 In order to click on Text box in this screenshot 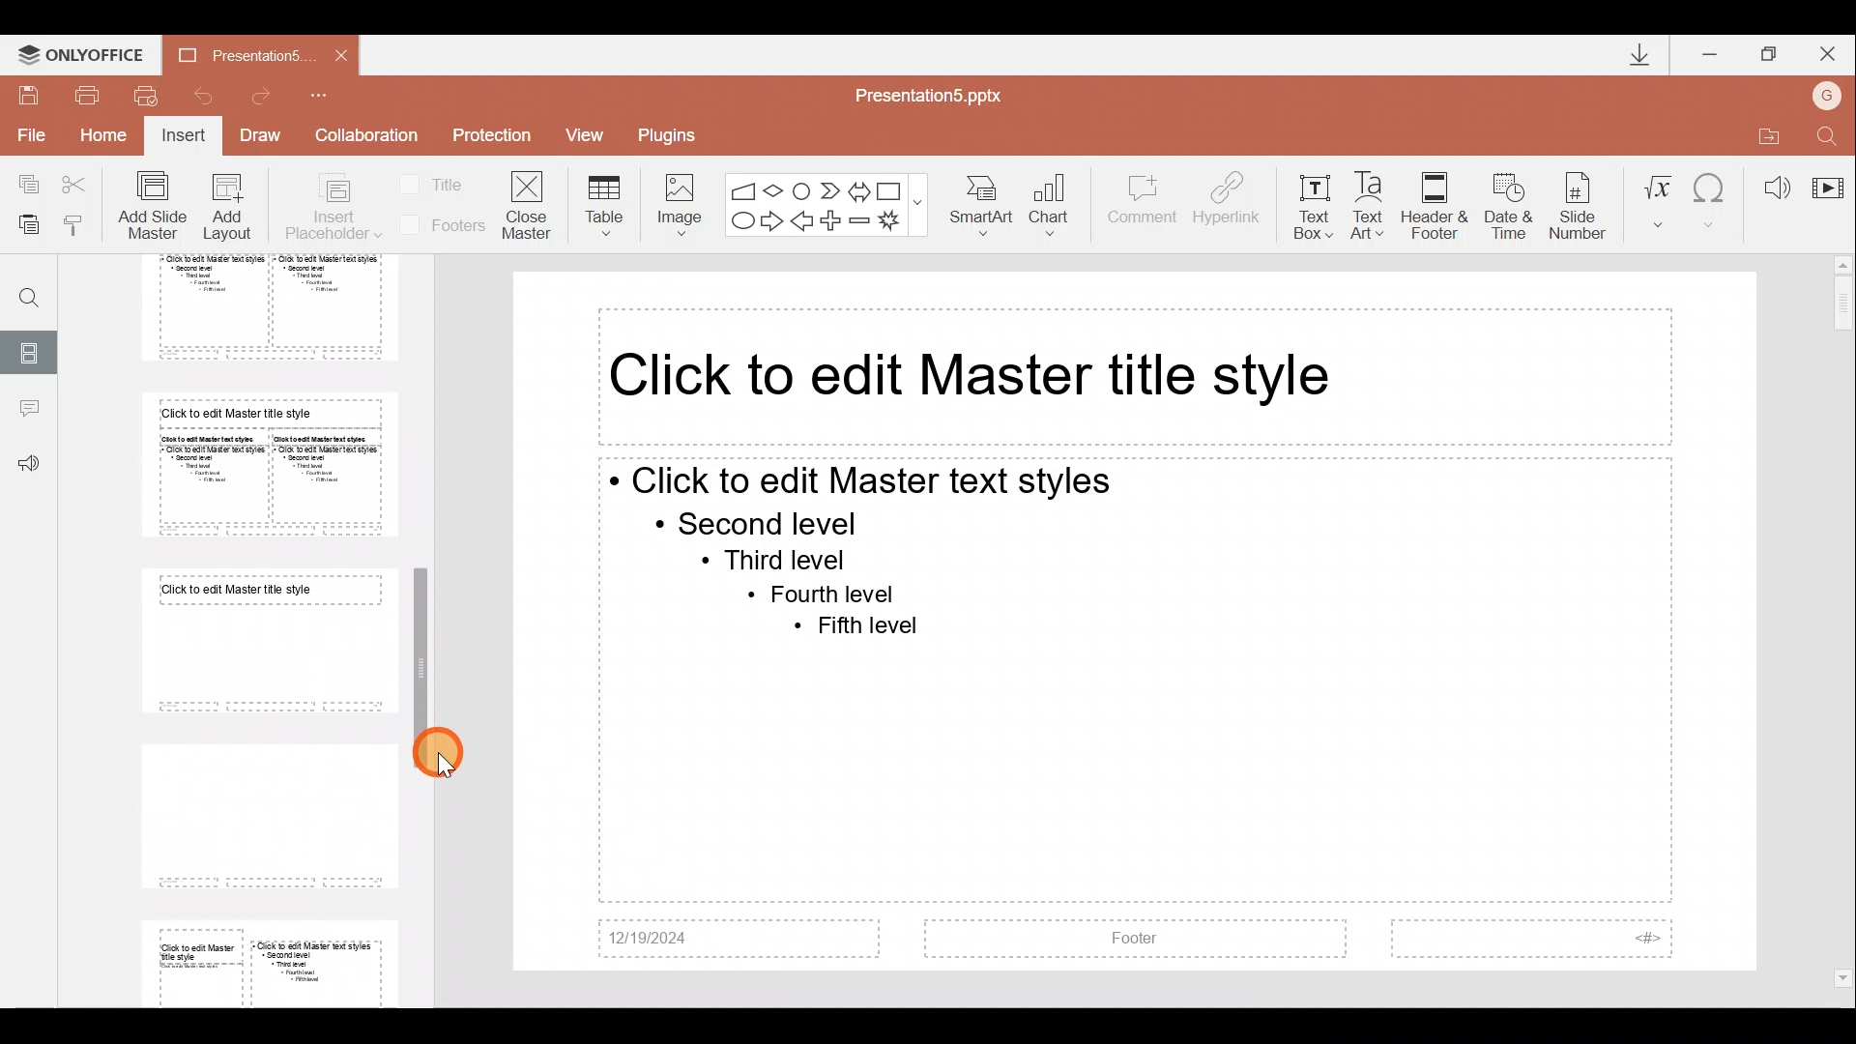, I will do `click(1313, 202)`.